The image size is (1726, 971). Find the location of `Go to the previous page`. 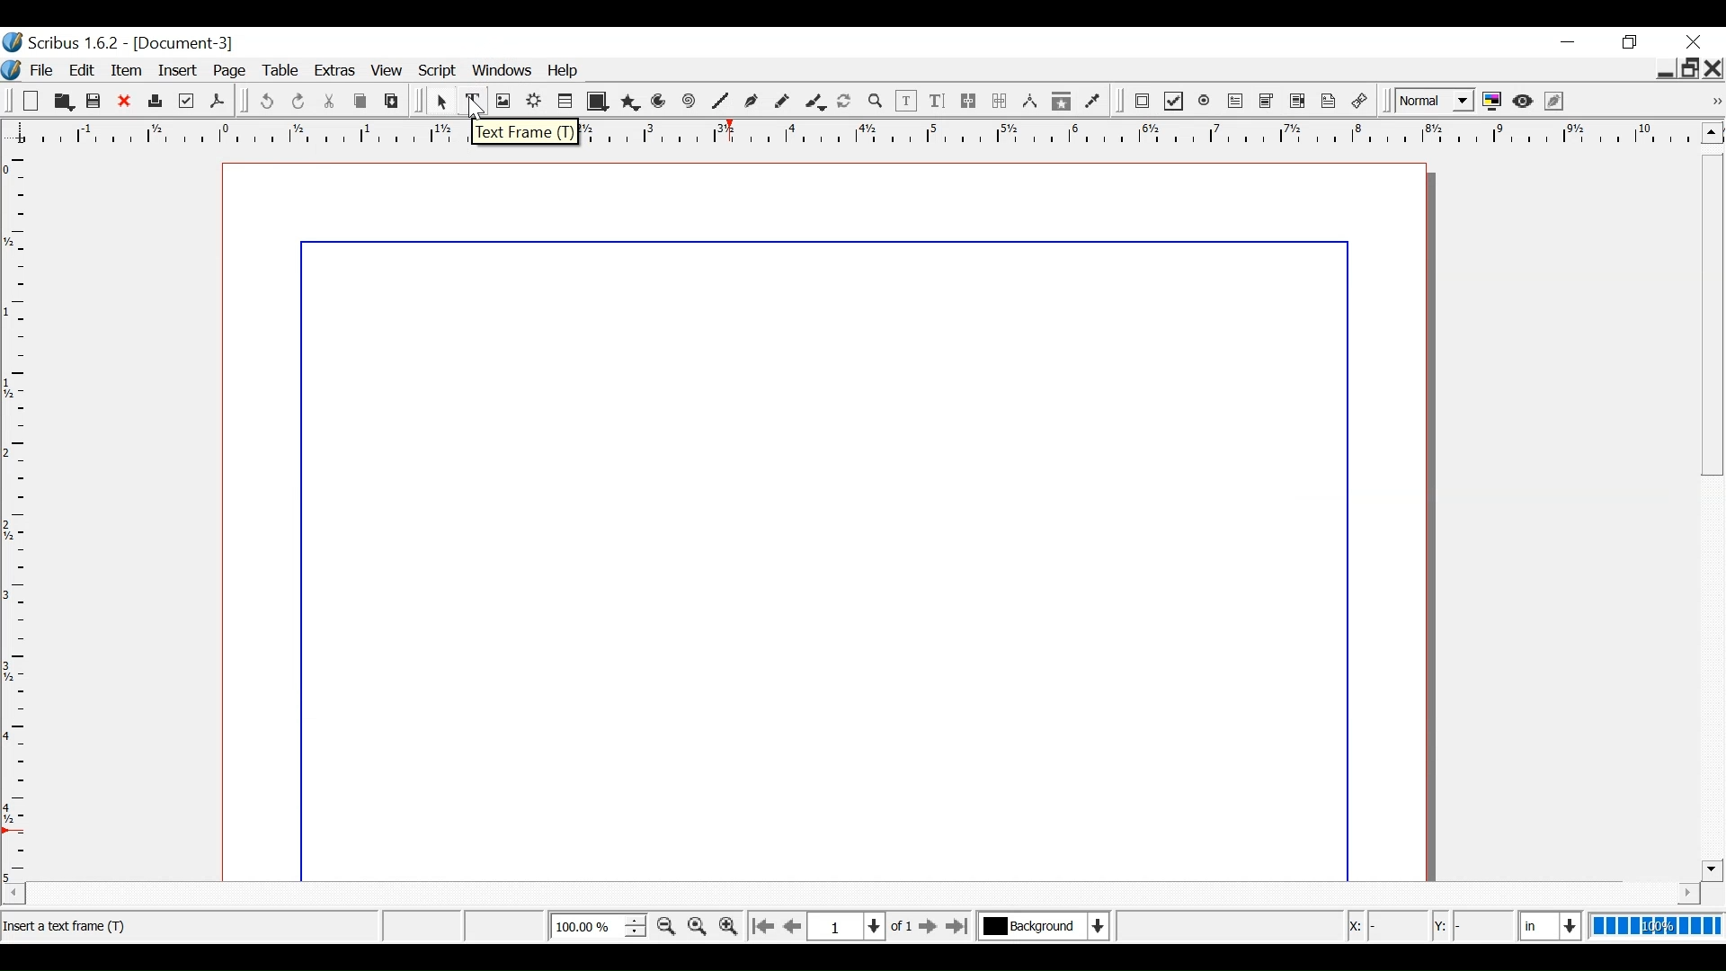

Go to the previous page is located at coordinates (795, 925).